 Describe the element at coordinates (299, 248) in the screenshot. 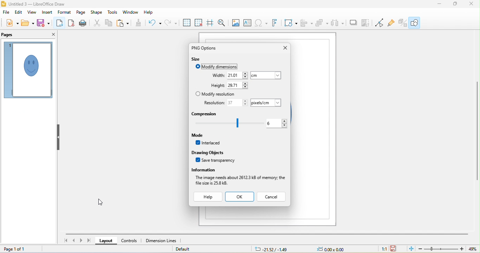

I see `cursor and object position` at that location.